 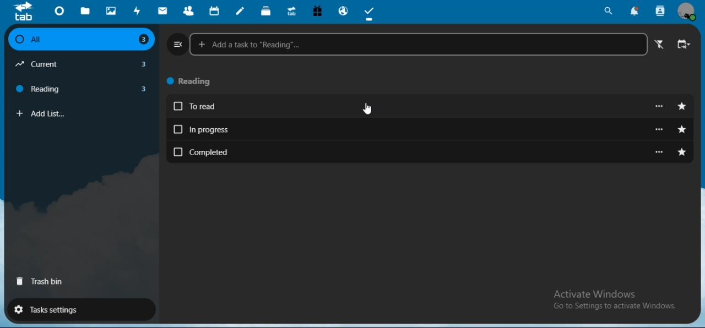 I want to click on cursor, so click(x=366, y=109).